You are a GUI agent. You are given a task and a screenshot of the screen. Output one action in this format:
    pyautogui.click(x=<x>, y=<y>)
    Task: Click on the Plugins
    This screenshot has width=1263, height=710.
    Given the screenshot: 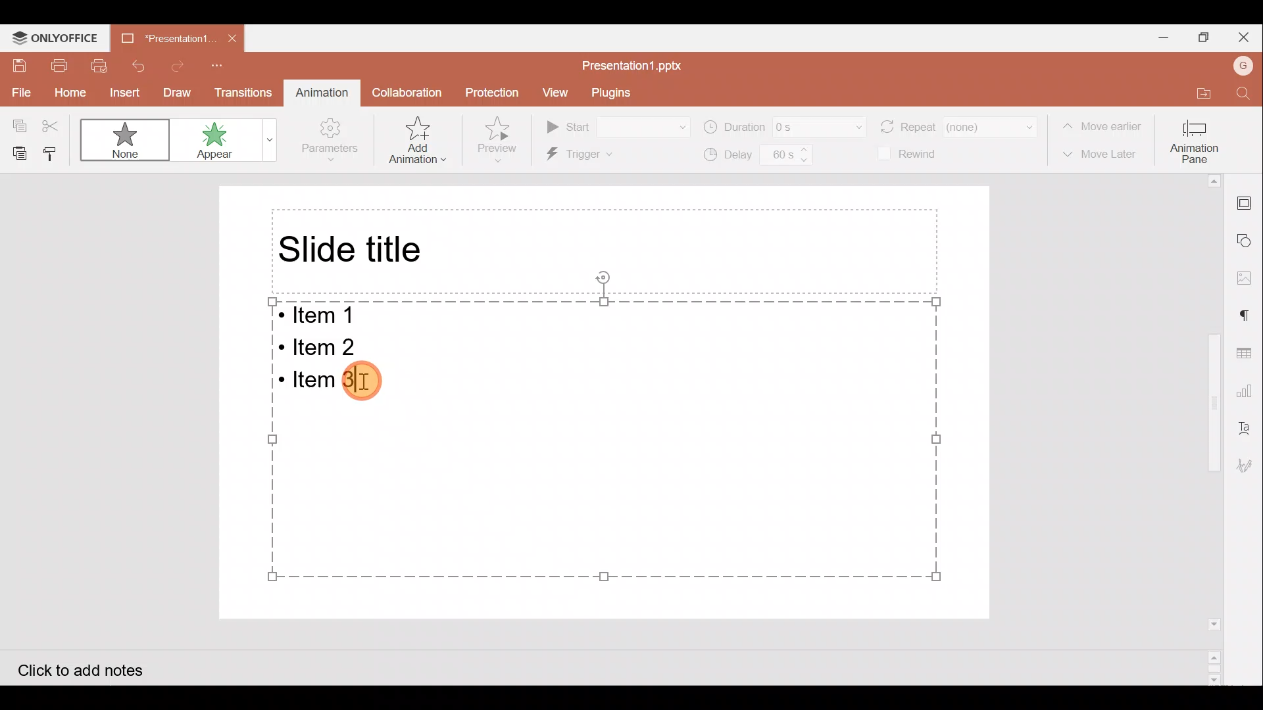 What is the action you would take?
    pyautogui.click(x=614, y=91)
    